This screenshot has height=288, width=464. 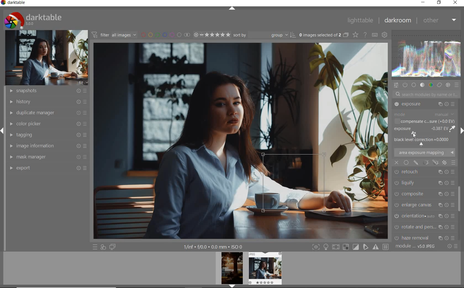 I want to click on blending options, so click(x=454, y=163).